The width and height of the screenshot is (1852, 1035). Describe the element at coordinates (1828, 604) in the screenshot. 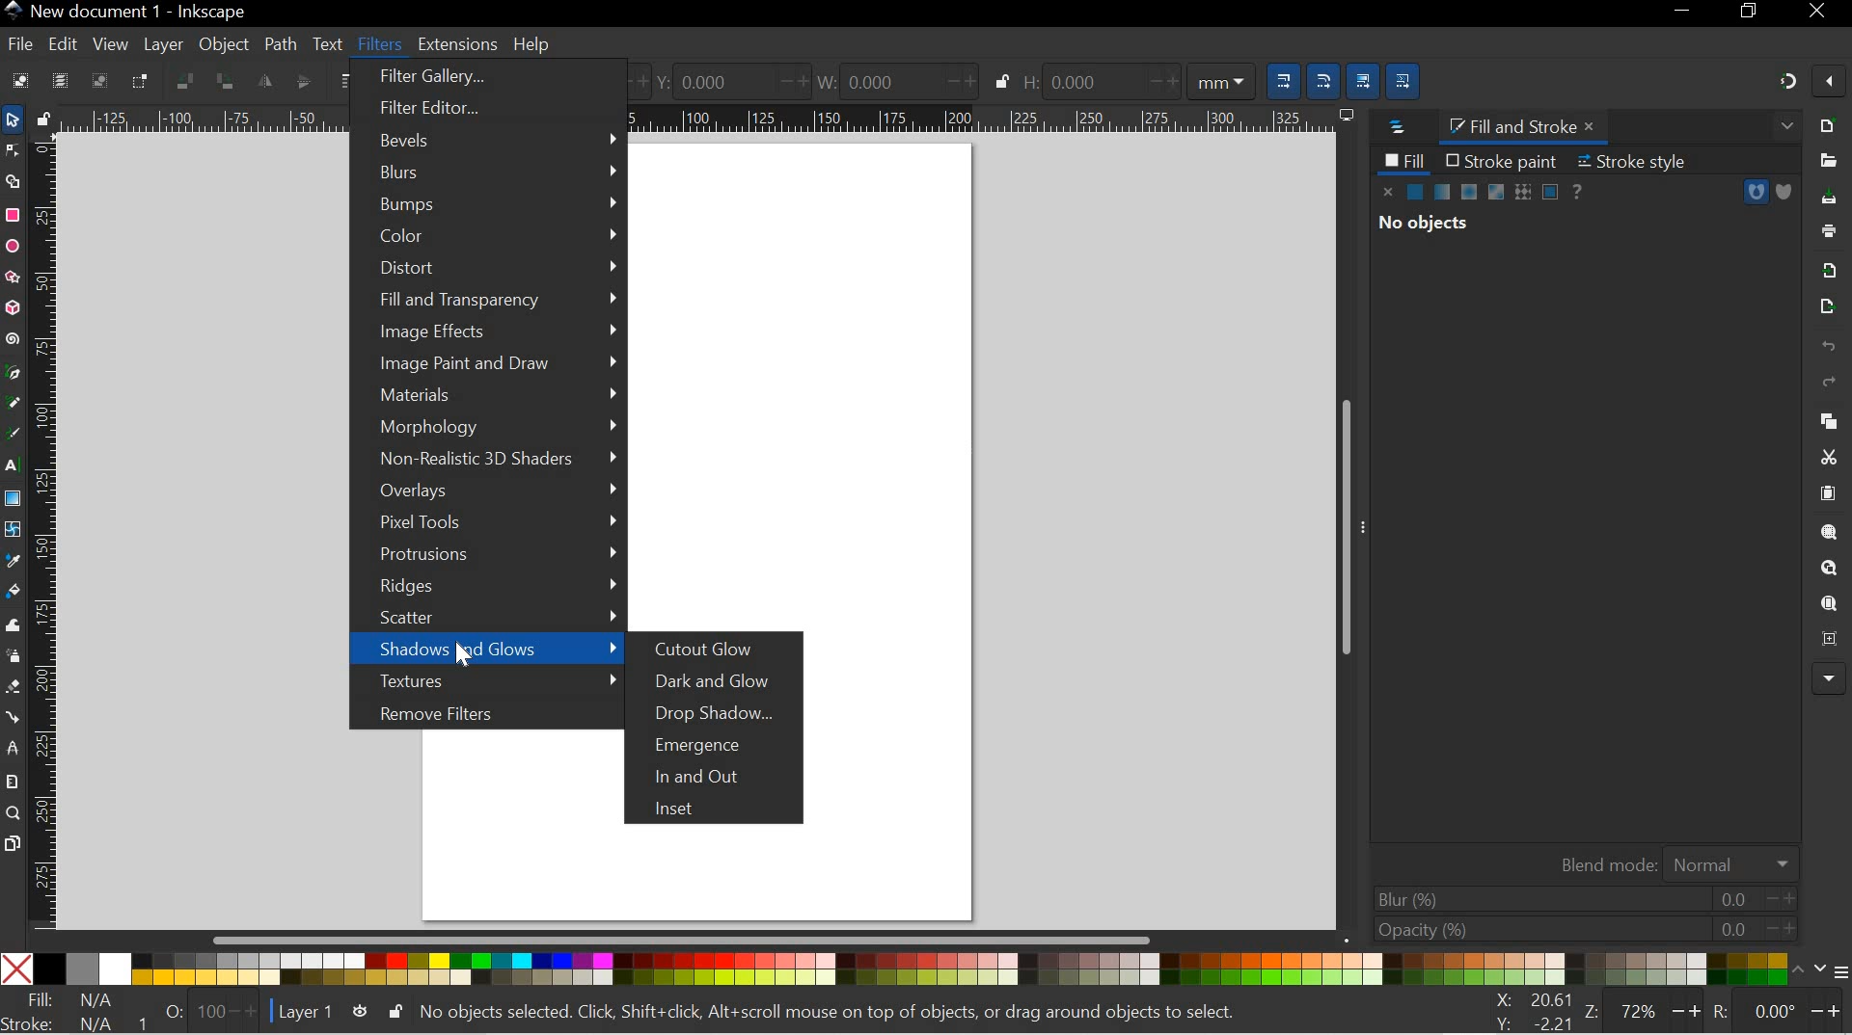

I see `ZOOM PAGE` at that location.